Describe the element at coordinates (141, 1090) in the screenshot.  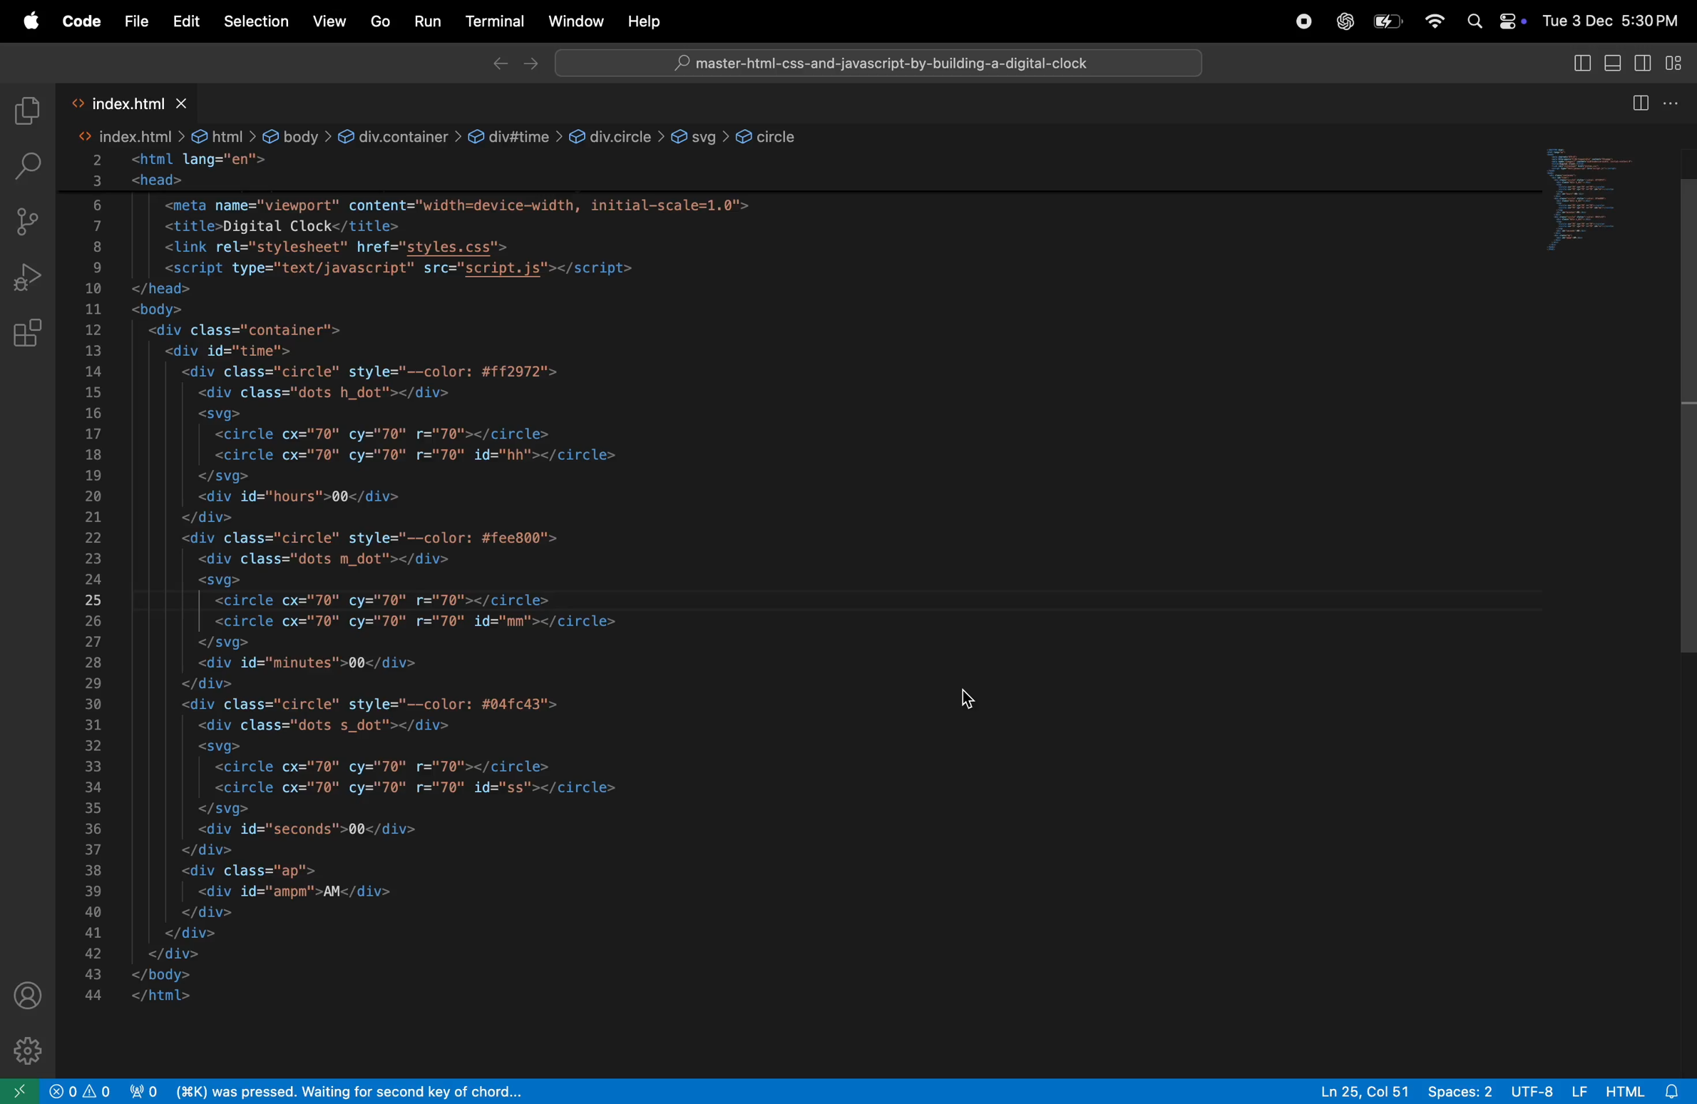
I see `no active ports` at that location.